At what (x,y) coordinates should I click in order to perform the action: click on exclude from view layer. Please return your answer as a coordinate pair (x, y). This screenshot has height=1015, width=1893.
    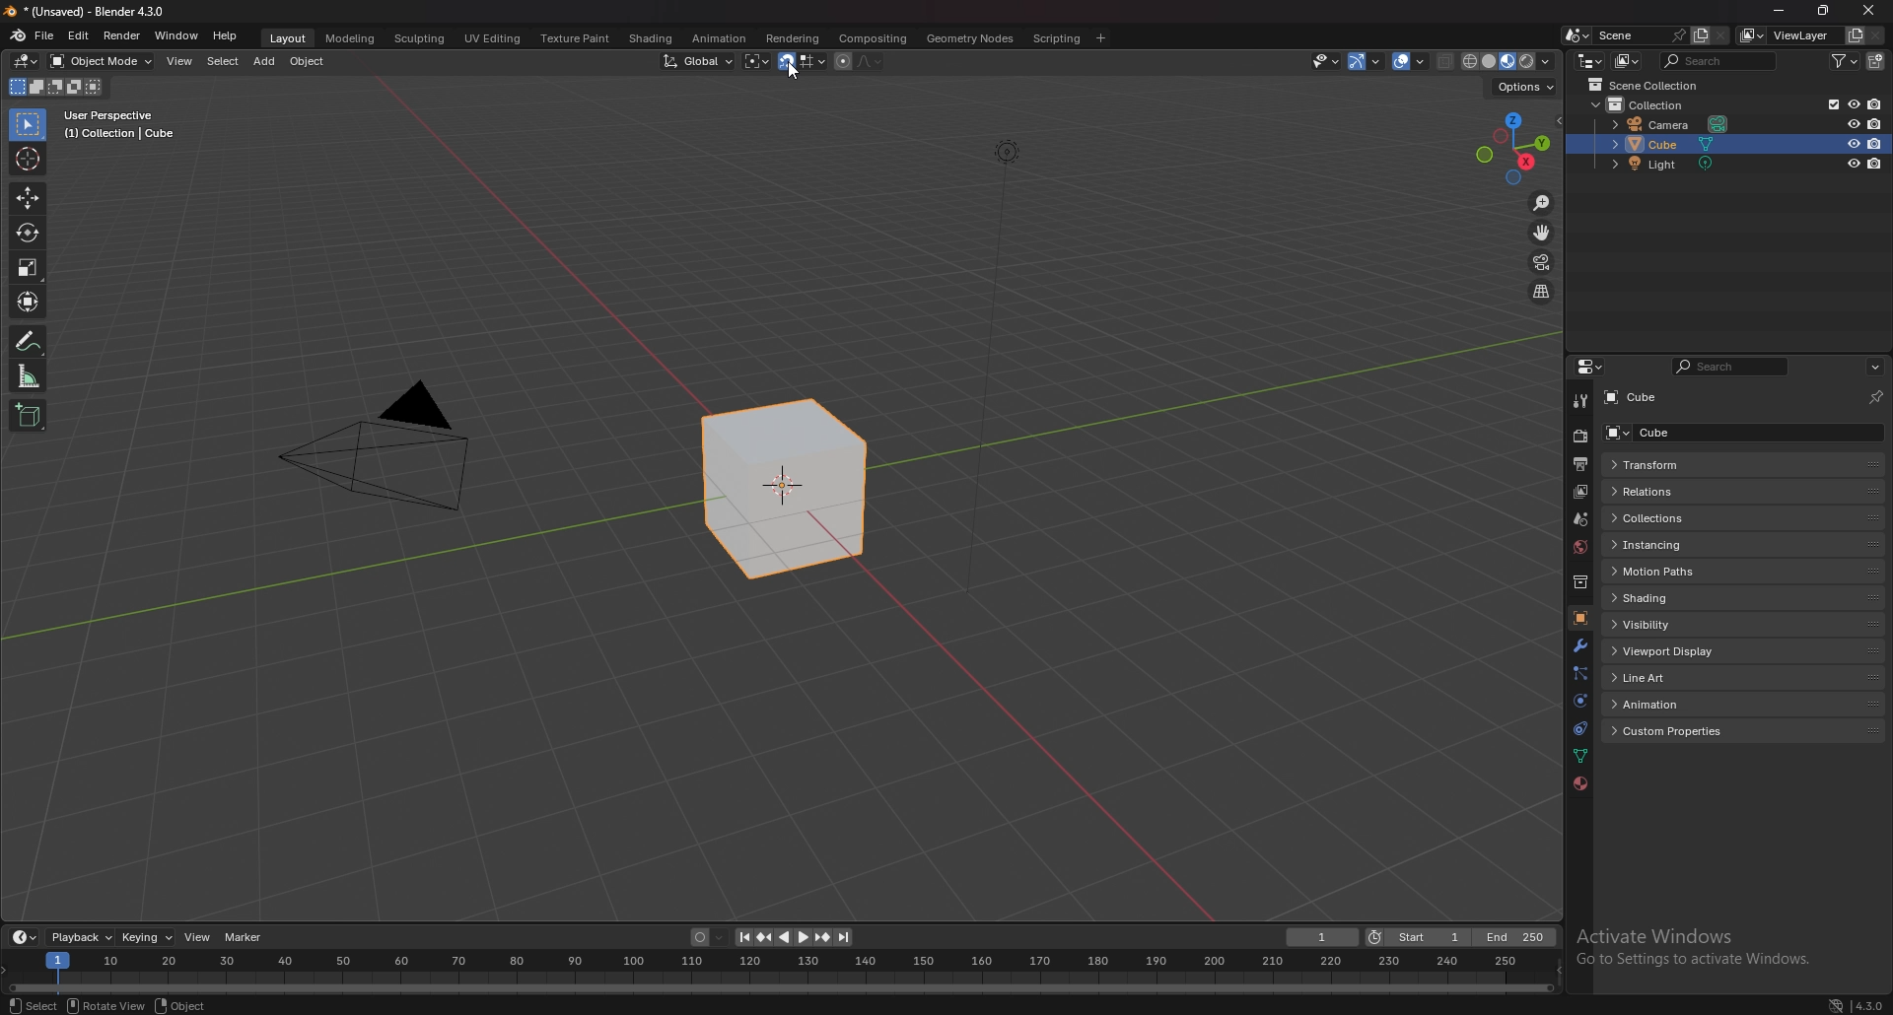
    Looking at the image, I should click on (1829, 104).